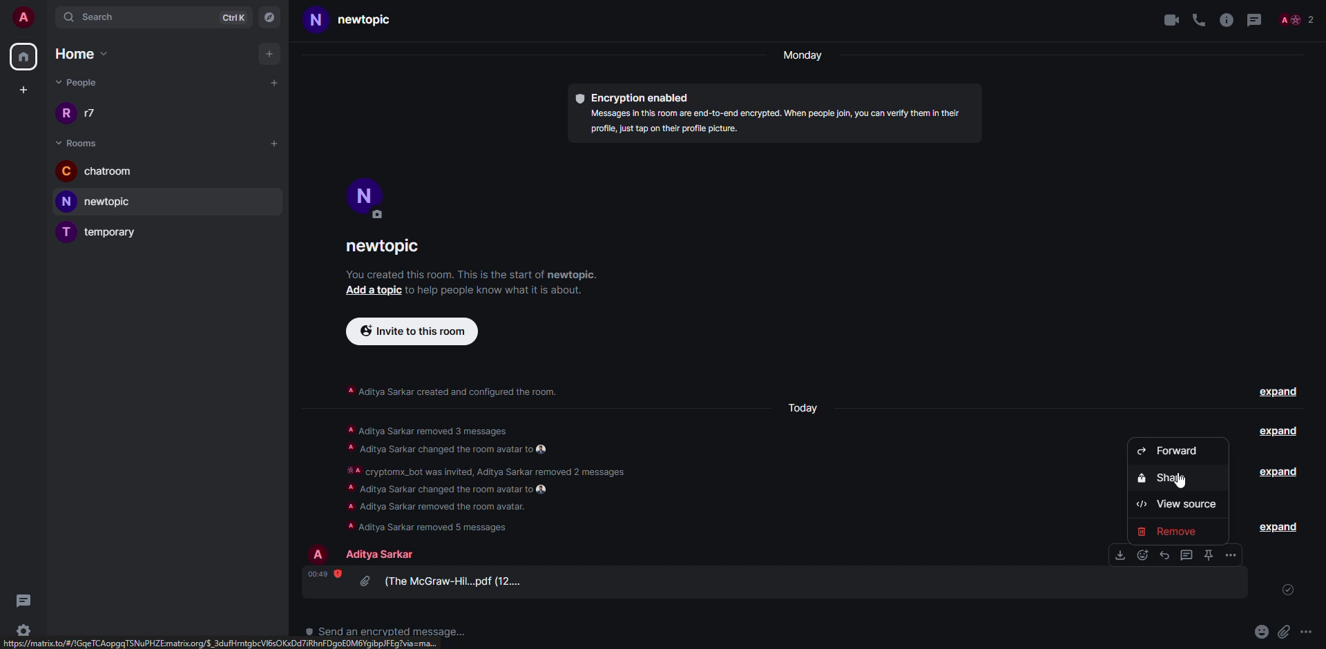  I want to click on send an encrypted message, so click(387, 633).